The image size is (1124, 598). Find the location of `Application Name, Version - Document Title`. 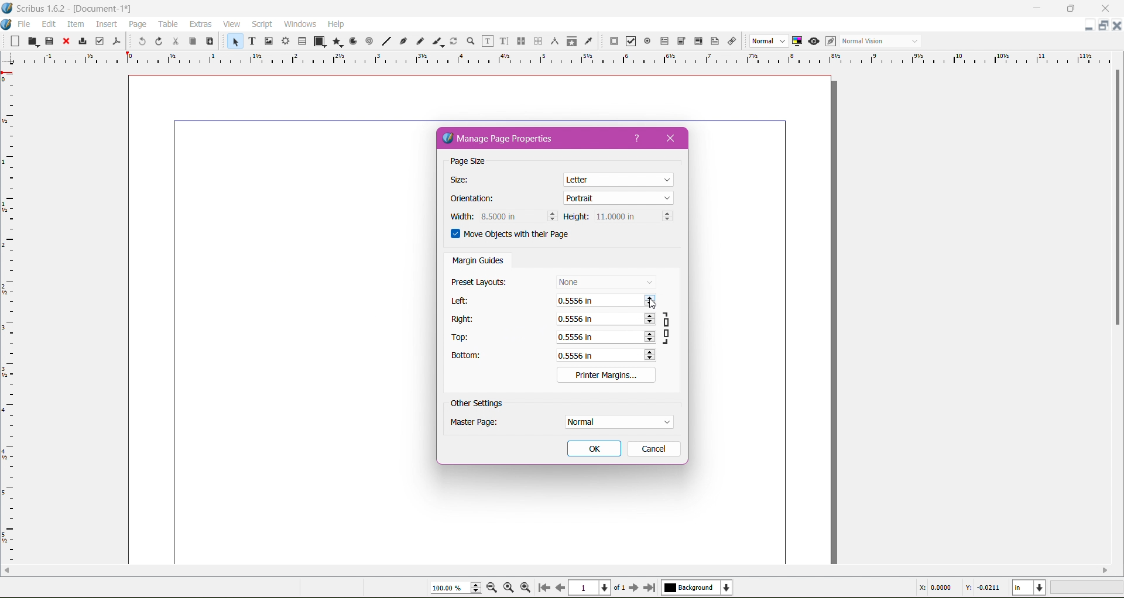

Application Name, Version - Document Title is located at coordinates (78, 9).